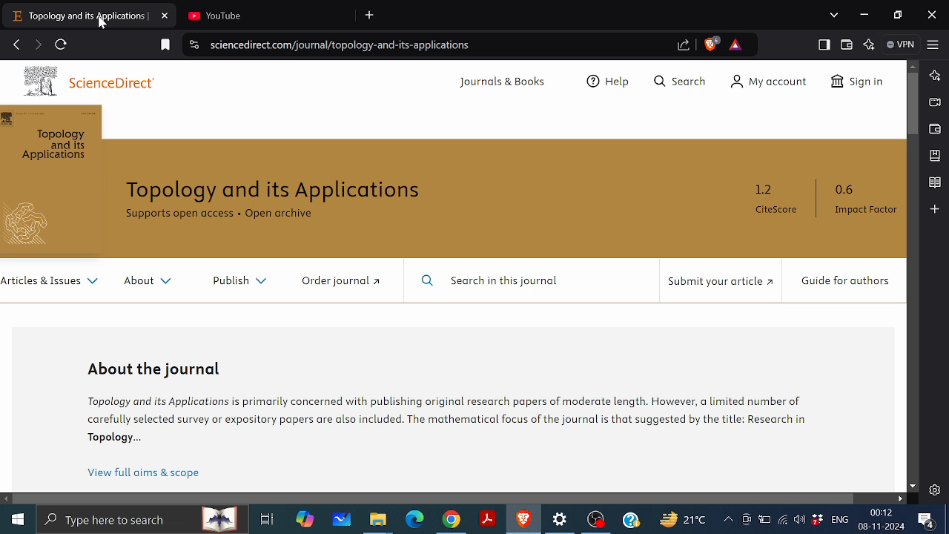 Image resolution: width=949 pixels, height=534 pixels. Describe the element at coordinates (934, 489) in the screenshot. I see `Settings` at that location.